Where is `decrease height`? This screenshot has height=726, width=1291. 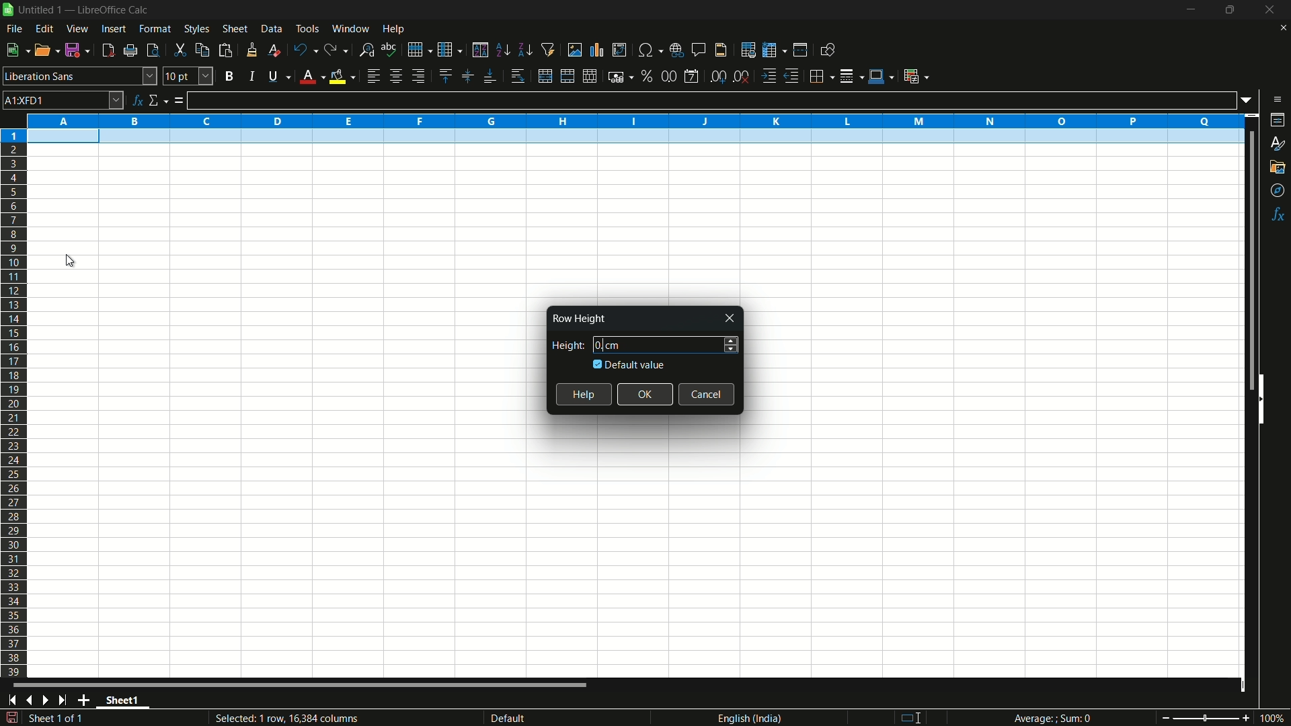
decrease height is located at coordinates (731, 350).